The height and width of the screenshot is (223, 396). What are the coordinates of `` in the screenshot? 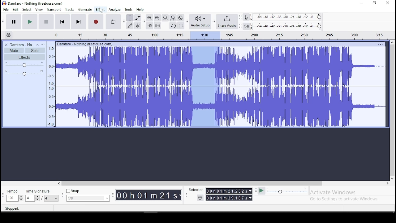 It's located at (51, 86).